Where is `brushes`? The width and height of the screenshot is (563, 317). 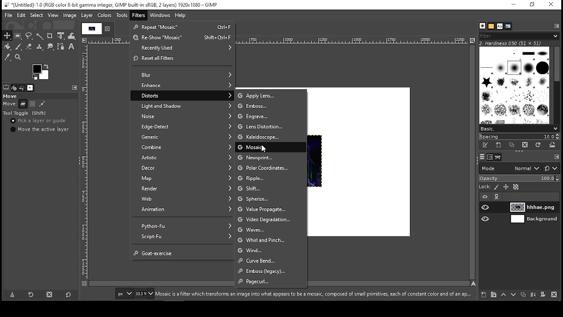
brushes is located at coordinates (515, 85).